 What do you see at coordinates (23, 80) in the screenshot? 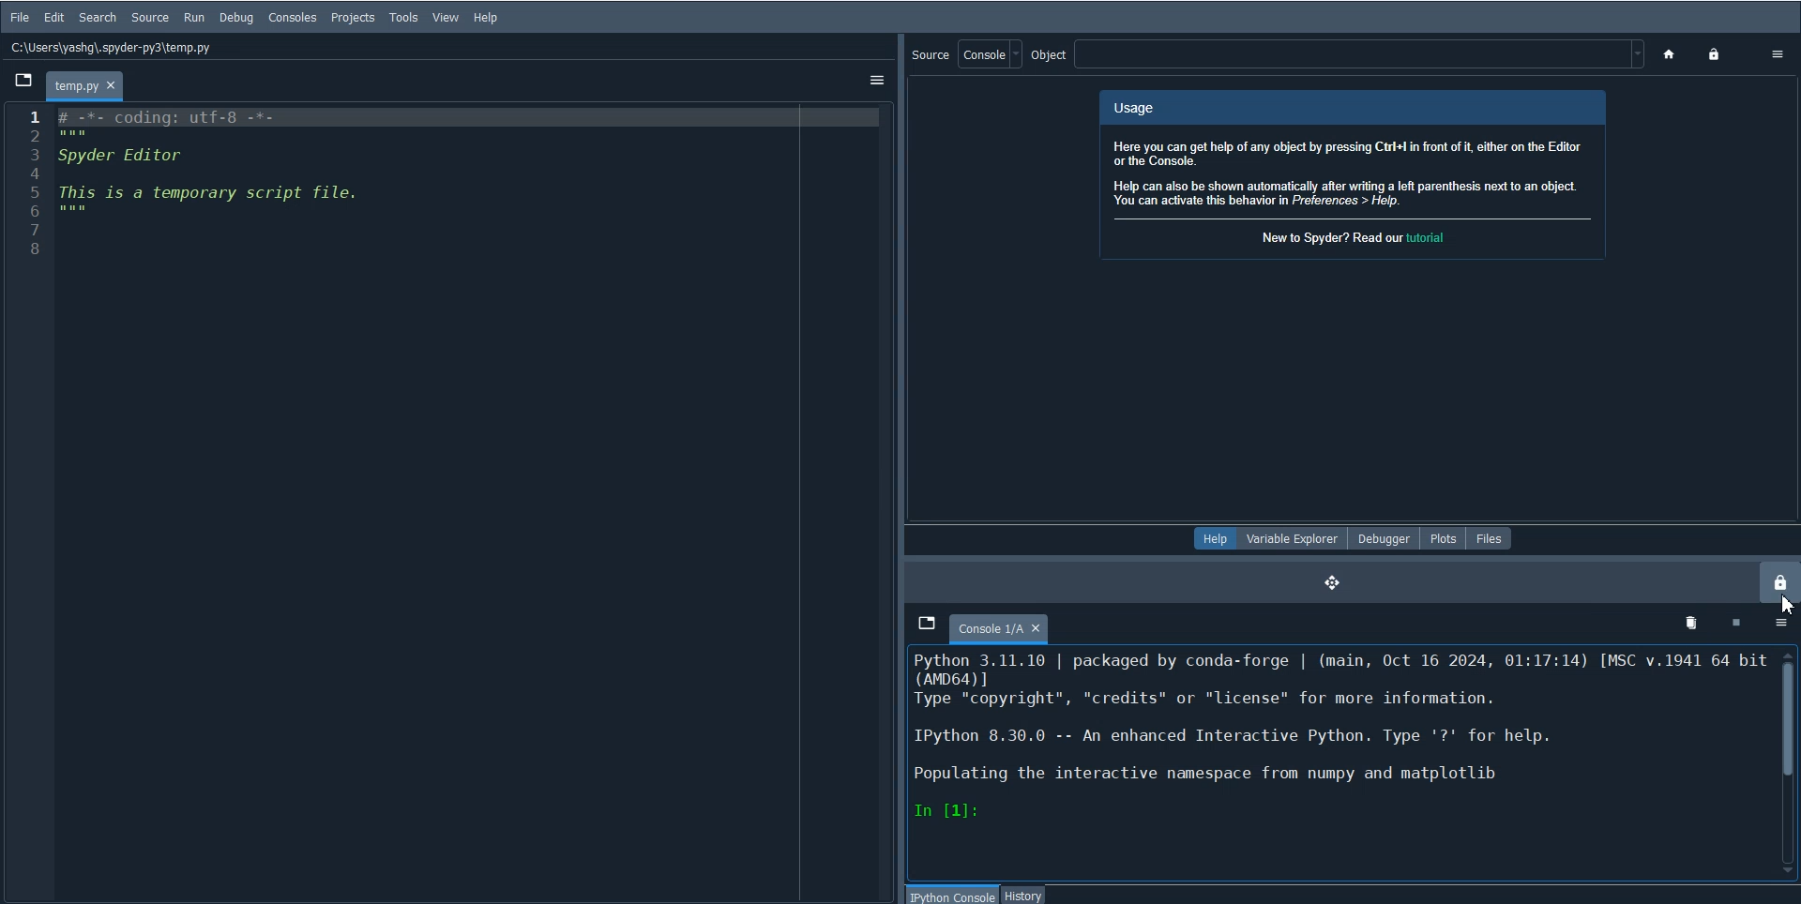
I see `Browse tab` at bounding box center [23, 80].